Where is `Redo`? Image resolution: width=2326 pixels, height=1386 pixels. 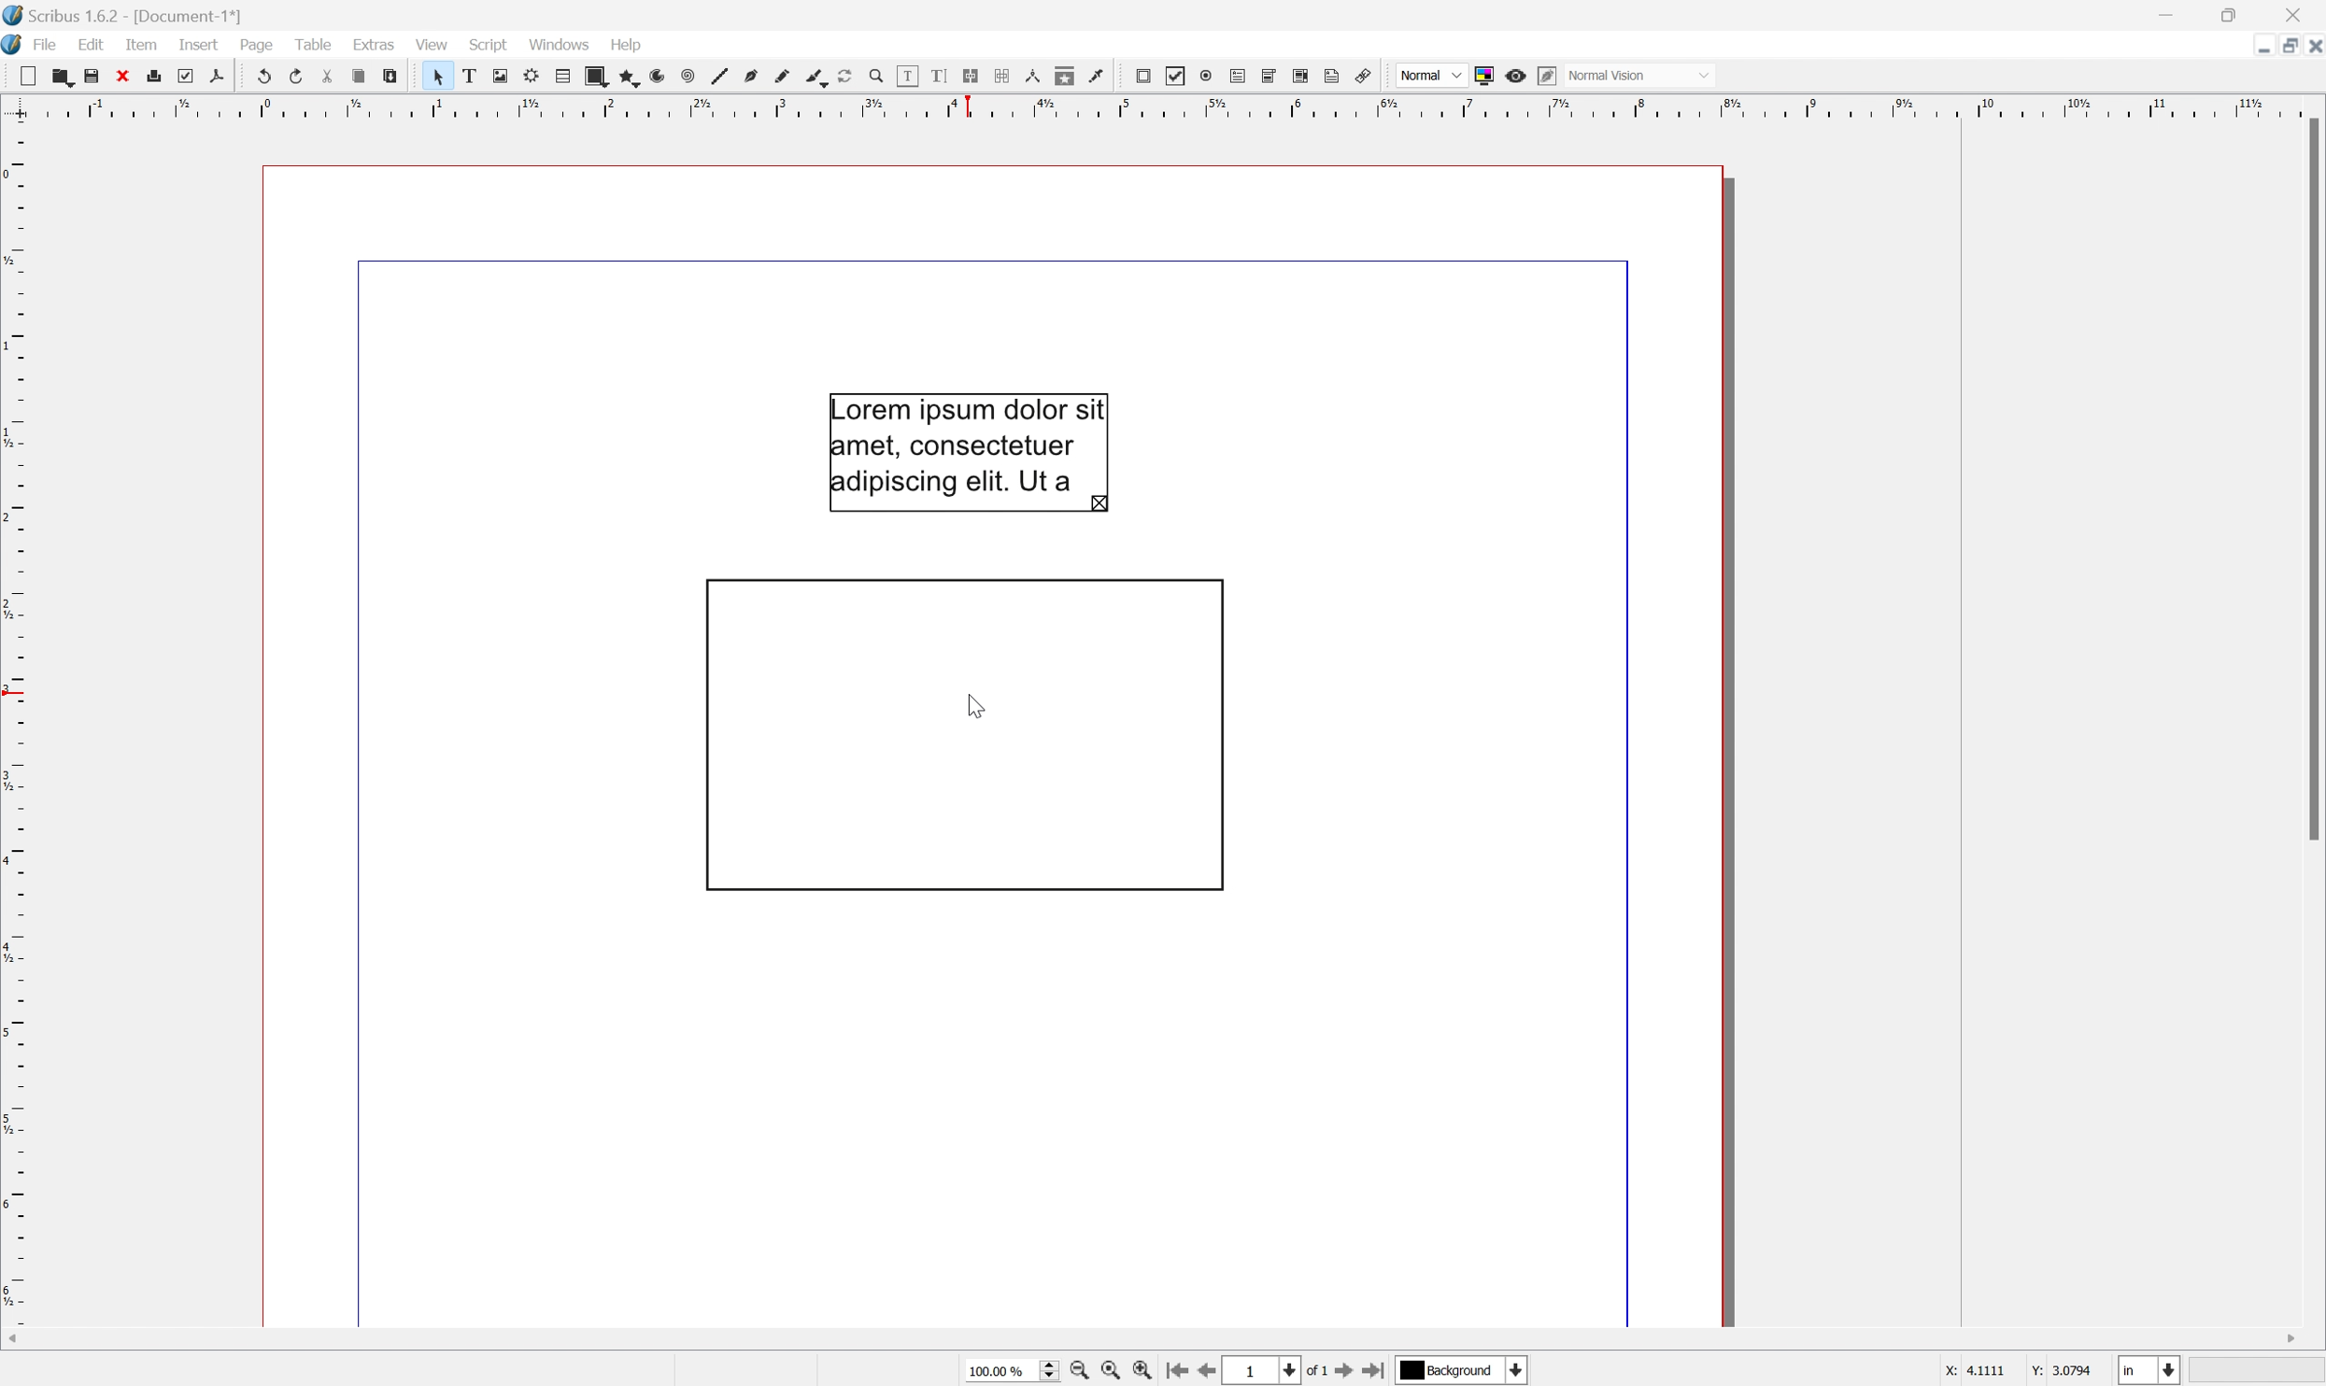 Redo is located at coordinates (295, 77).